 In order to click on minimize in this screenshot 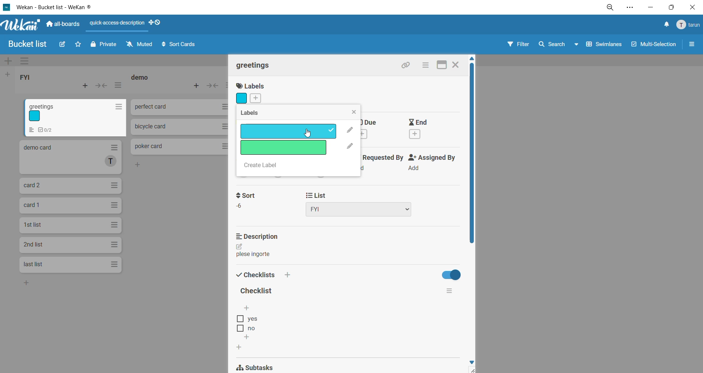, I will do `click(654, 8)`.